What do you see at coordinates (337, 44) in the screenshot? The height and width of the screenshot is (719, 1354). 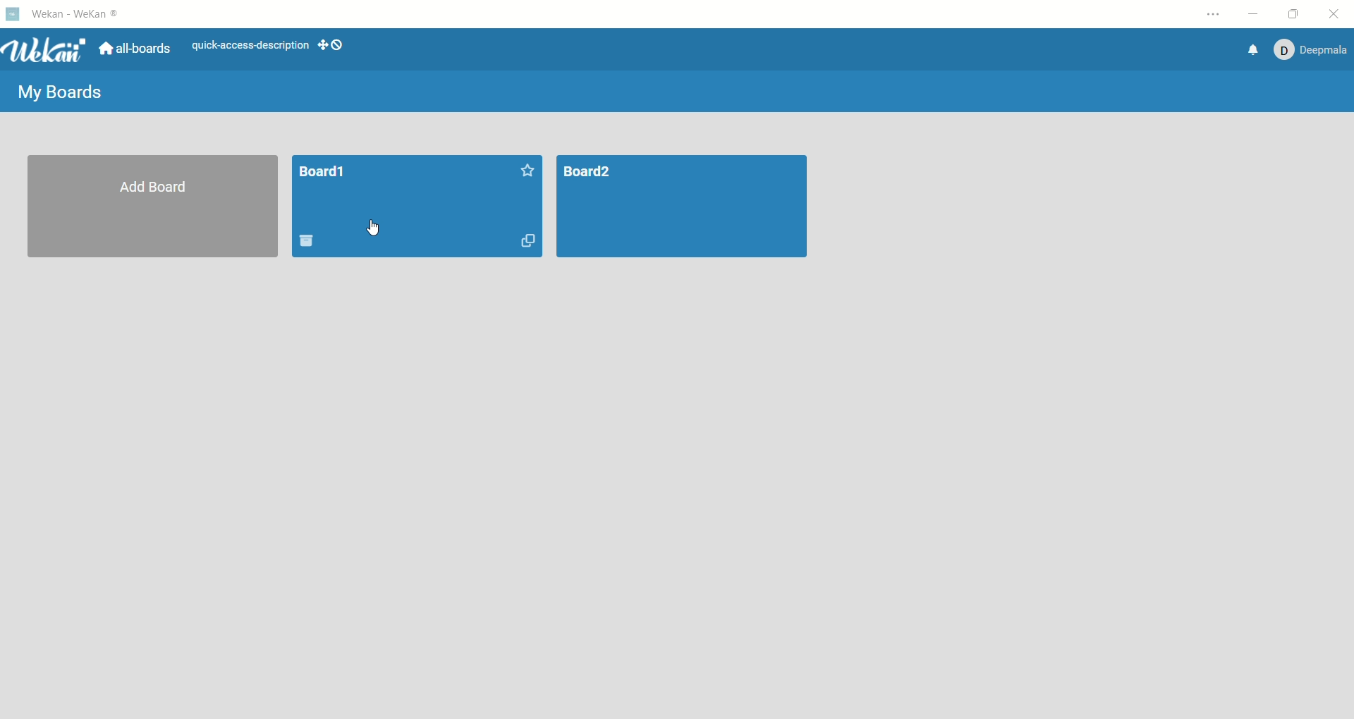 I see `show-desktop-drag-handles` at bounding box center [337, 44].